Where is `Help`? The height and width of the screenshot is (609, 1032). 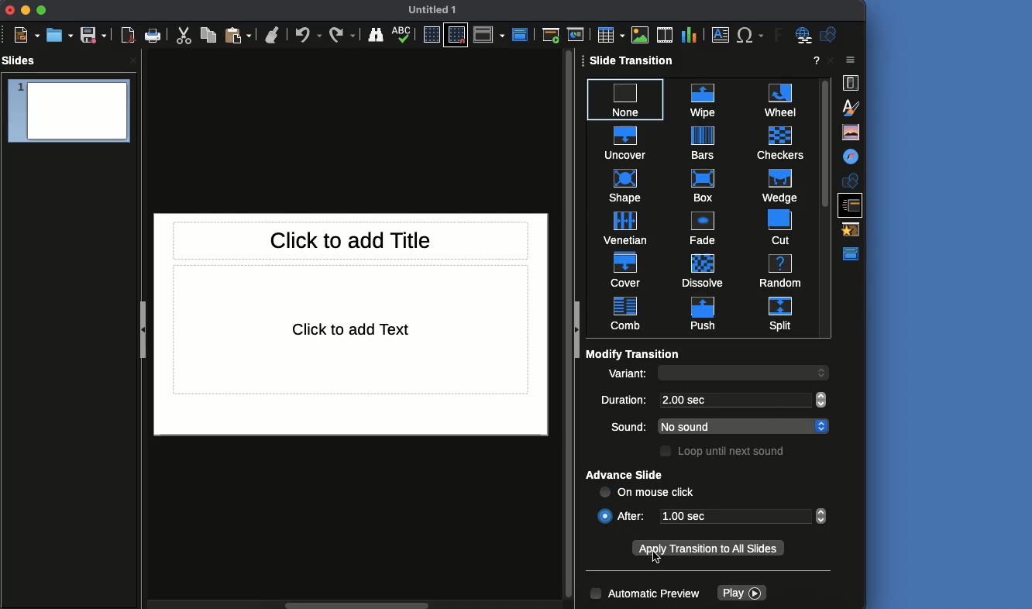 Help is located at coordinates (814, 60).